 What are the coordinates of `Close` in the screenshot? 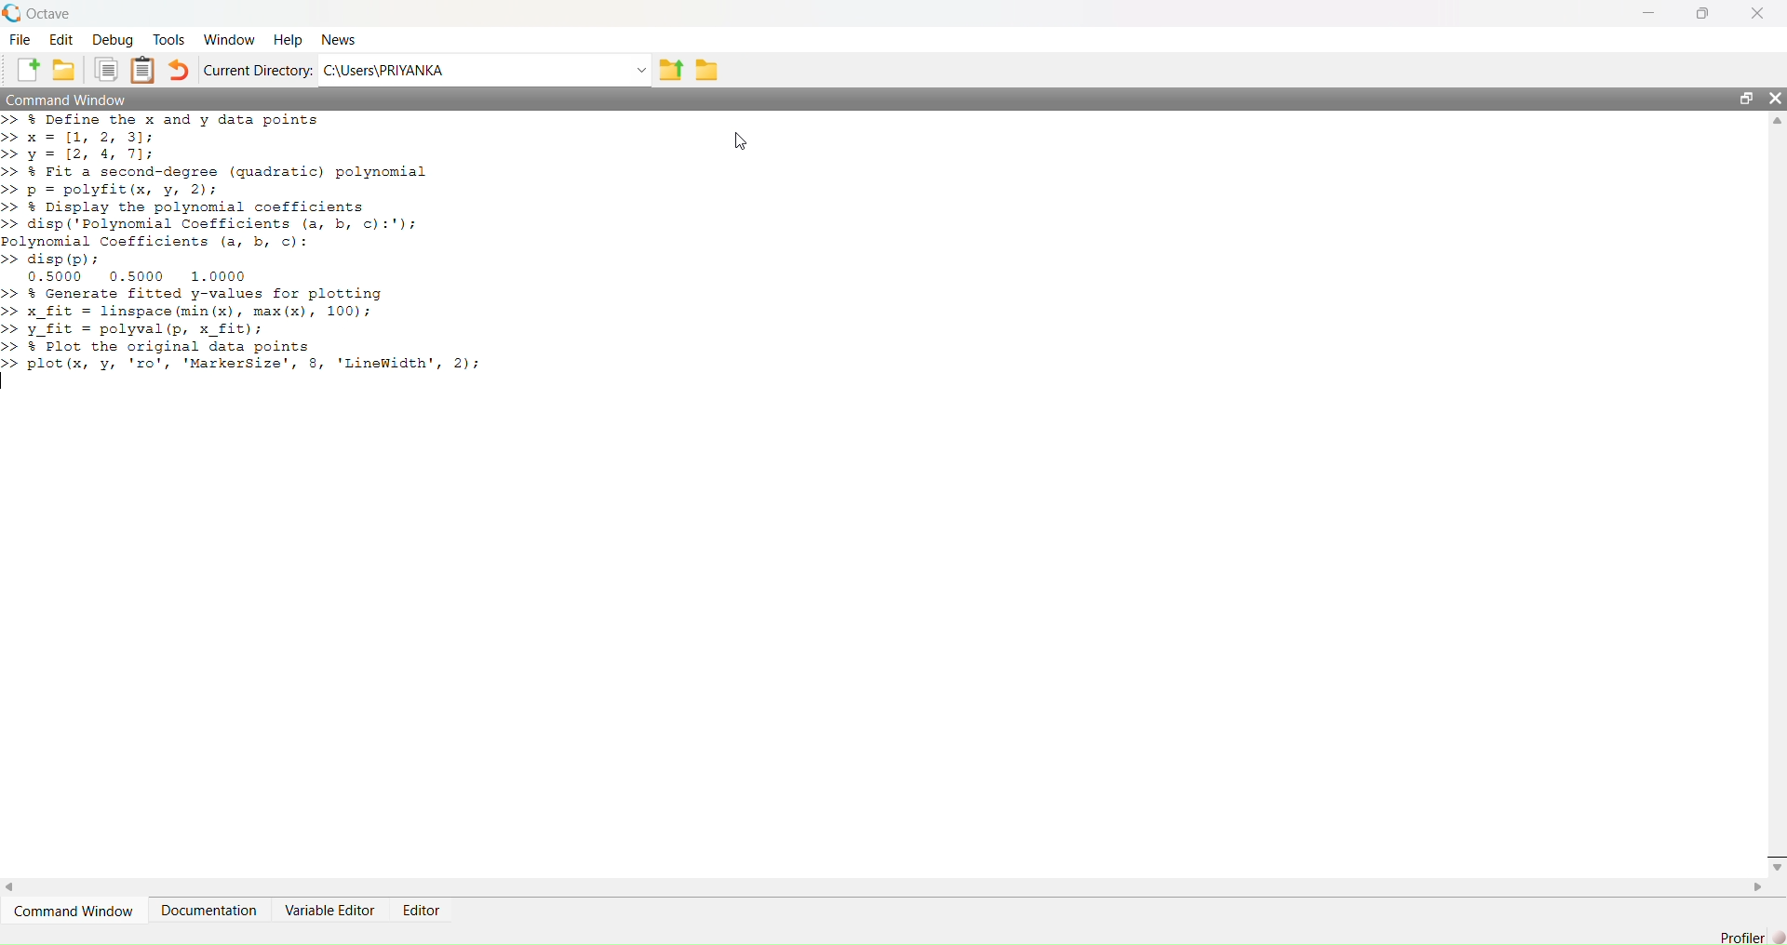 It's located at (1758, 14).